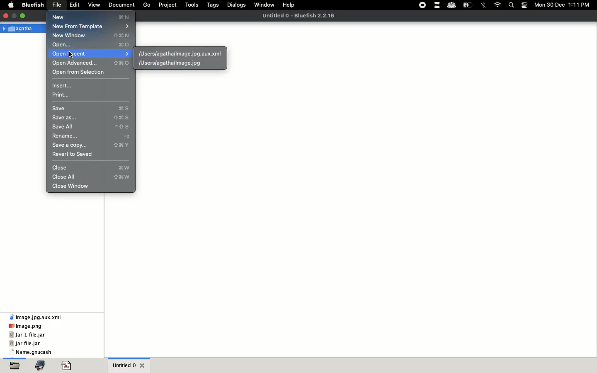  What do you see at coordinates (13, 4) in the screenshot?
I see `apple` at bounding box center [13, 4].